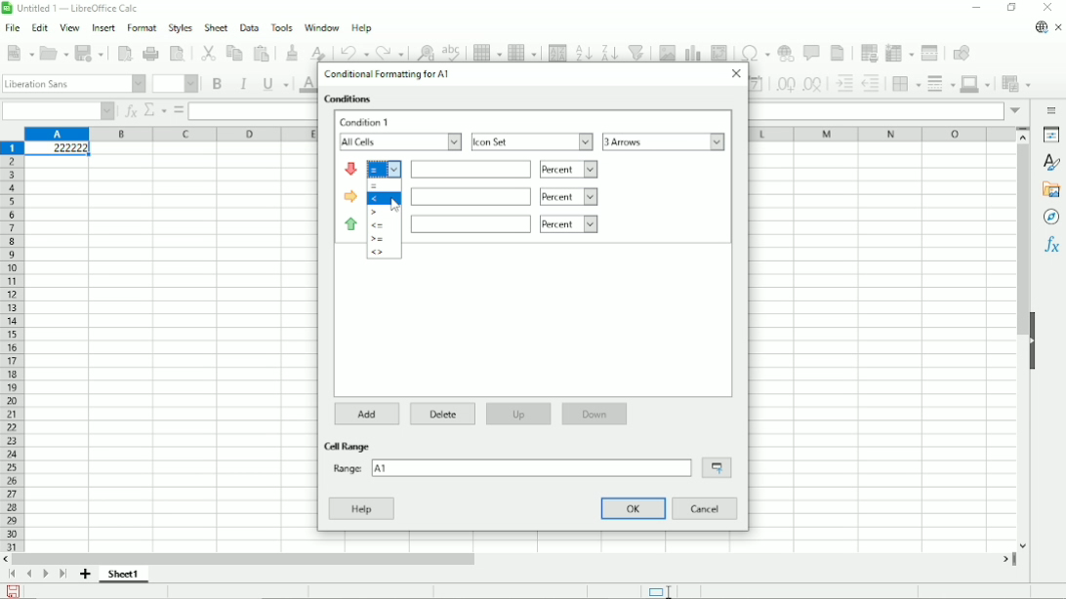  I want to click on Horizontal scrollbar, so click(248, 558).